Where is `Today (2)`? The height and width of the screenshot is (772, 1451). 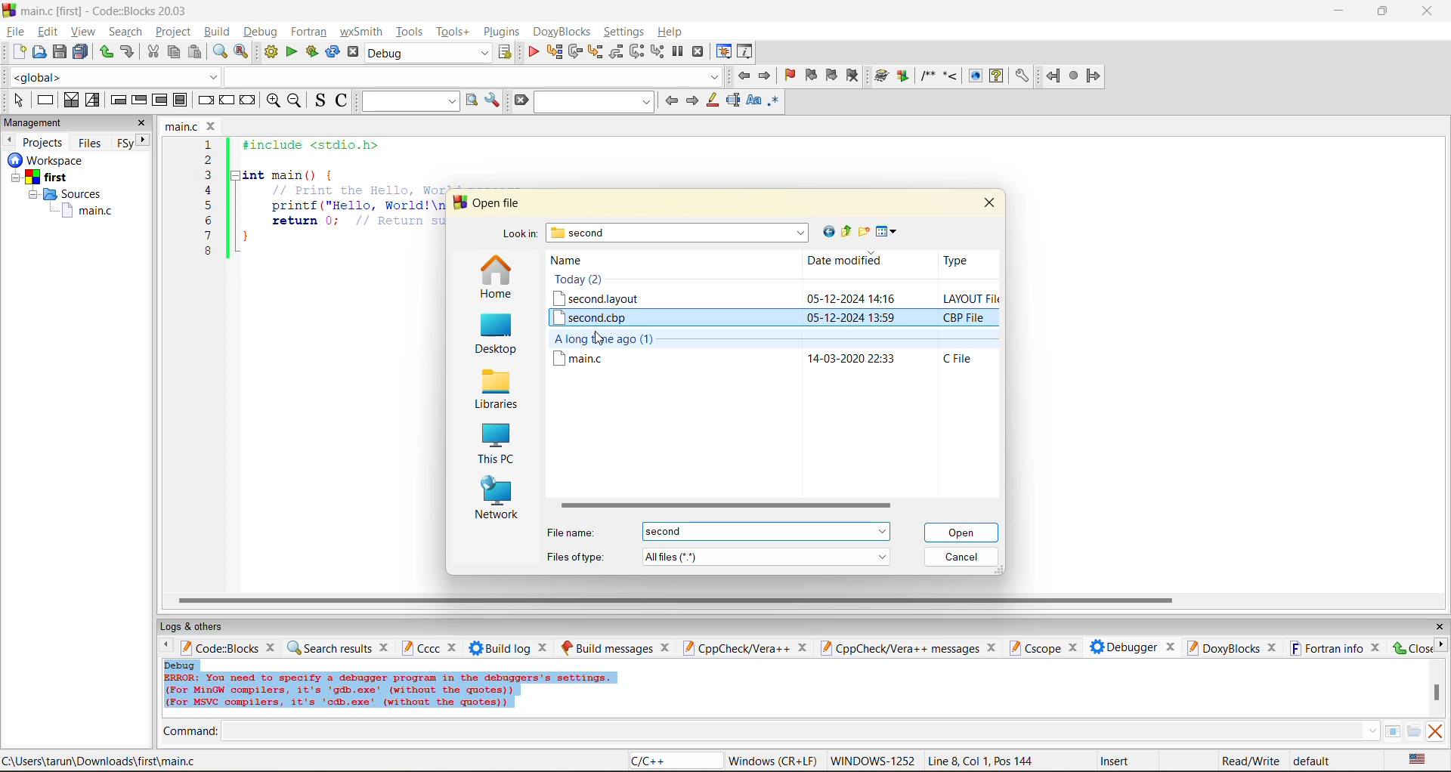 Today (2) is located at coordinates (583, 279).